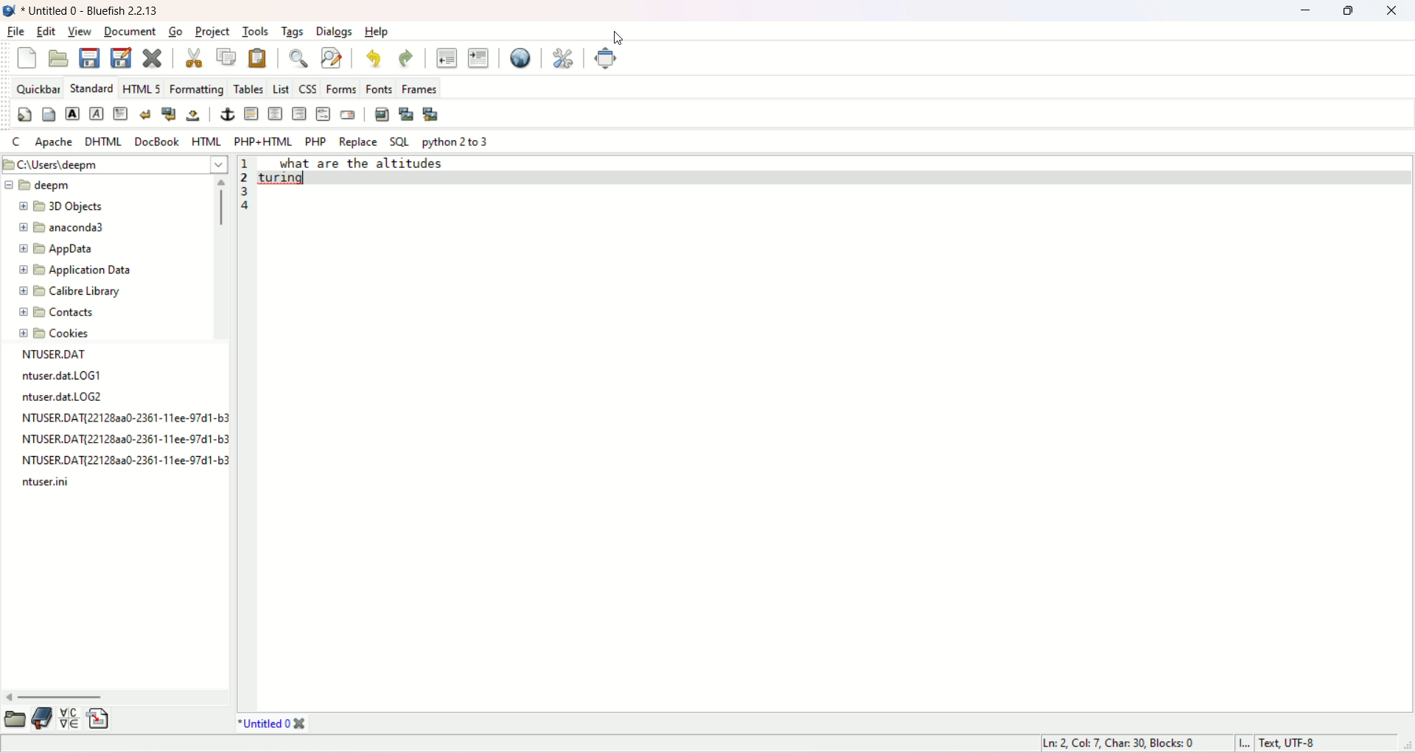 The width and height of the screenshot is (1415, 753). I want to click on email, so click(347, 116).